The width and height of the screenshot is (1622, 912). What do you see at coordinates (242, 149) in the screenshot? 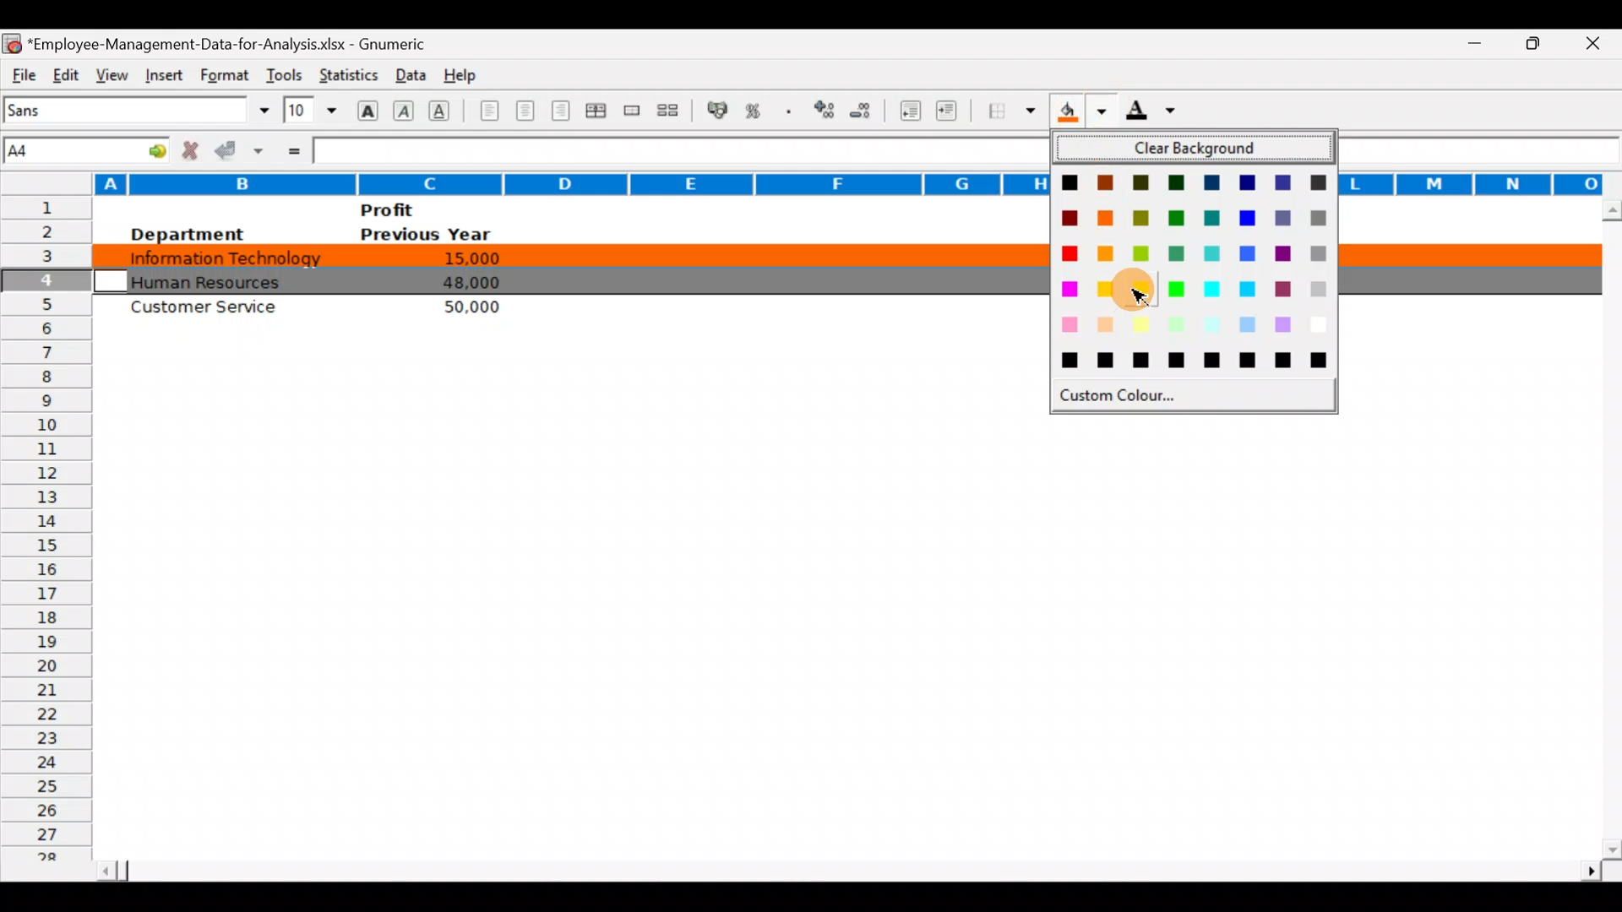
I see `Accept change` at bounding box center [242, 149].